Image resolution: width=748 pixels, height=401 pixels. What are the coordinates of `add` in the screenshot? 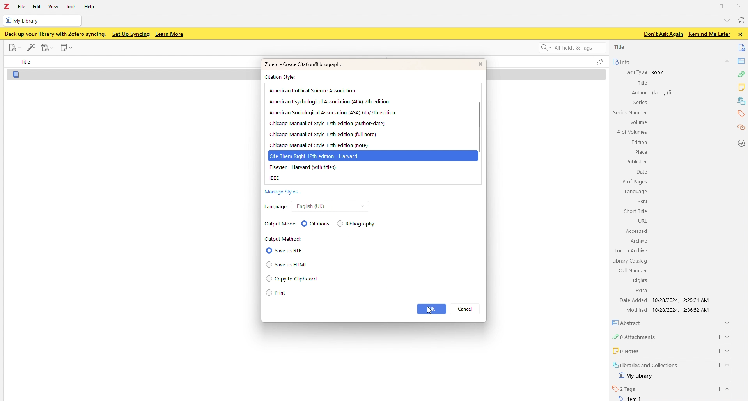 It's located at (717, 336).